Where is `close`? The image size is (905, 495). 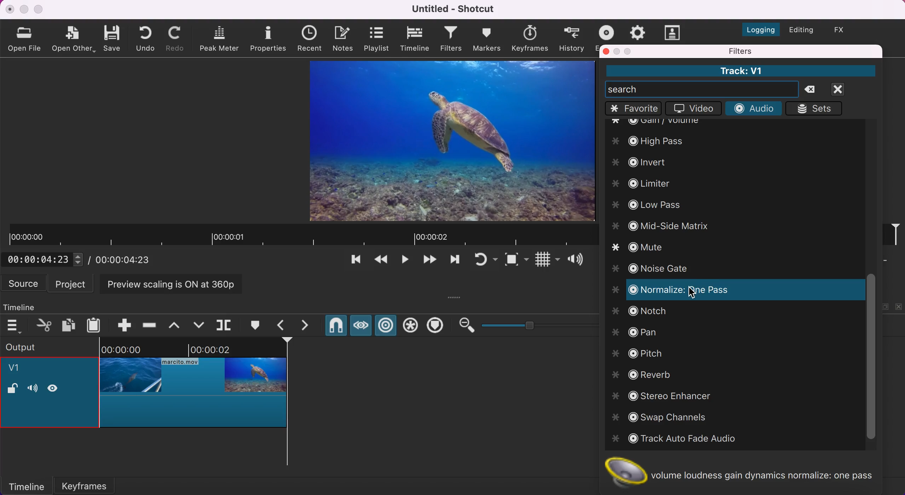
close is located at coordinates (10, 9).